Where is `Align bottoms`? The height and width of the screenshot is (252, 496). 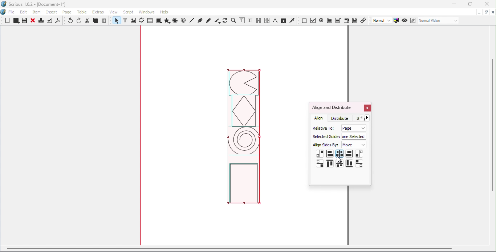 Align bottoms is located at coordinates (349, 163).